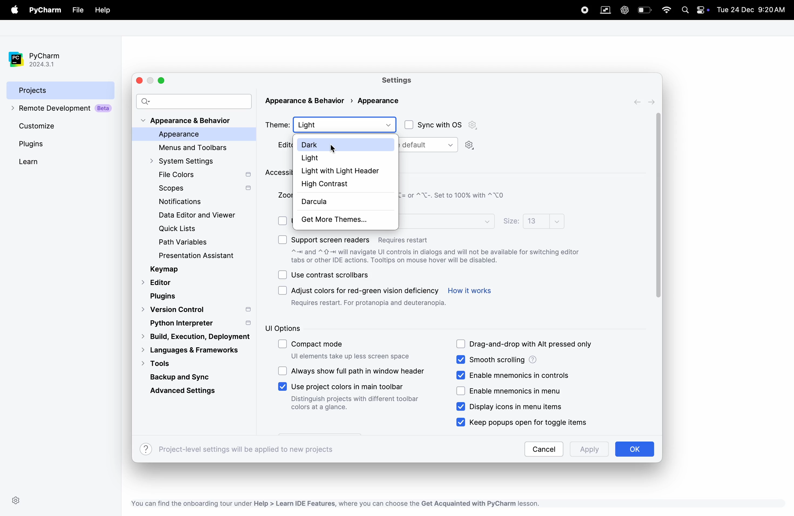 This screenshot has width=794, height=516. Describe the element at coordinates (463, 375) in the screenshot. I see `checkbox` at that location.